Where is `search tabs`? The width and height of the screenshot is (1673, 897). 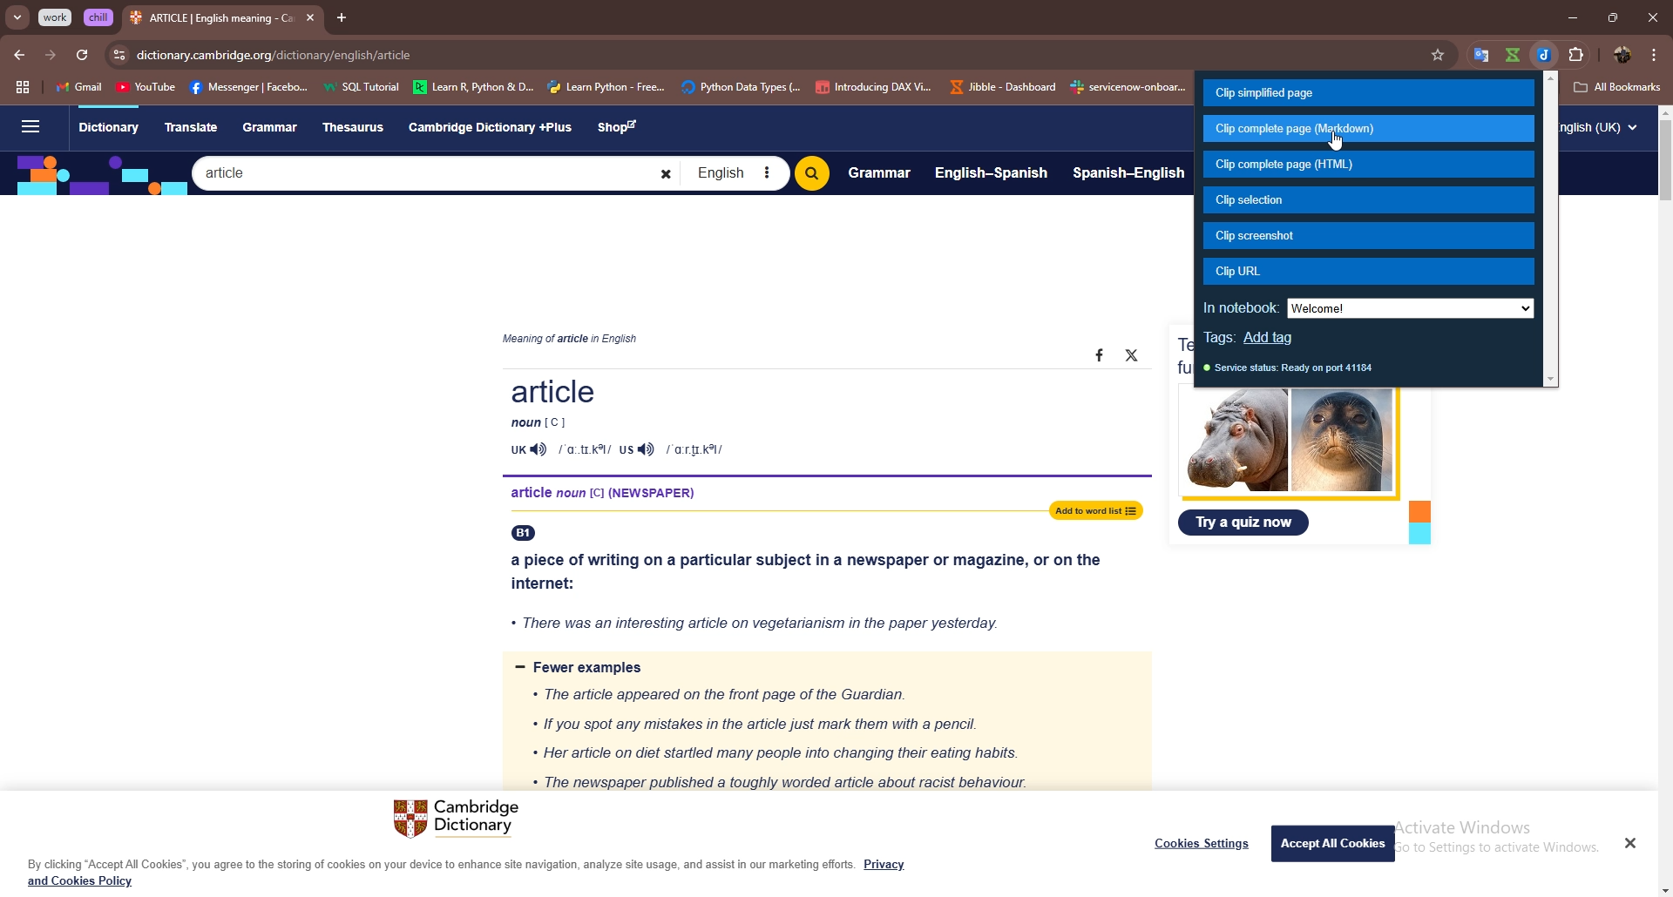
search tabs is located at coordinates (18, 18).